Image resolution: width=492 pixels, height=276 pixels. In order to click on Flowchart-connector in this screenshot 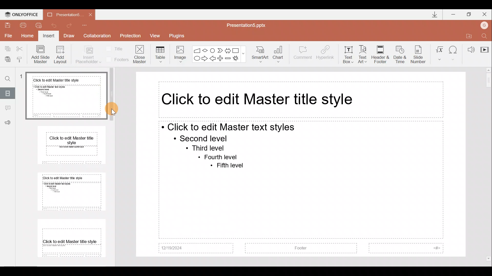, I will do `click(213, 49)`.